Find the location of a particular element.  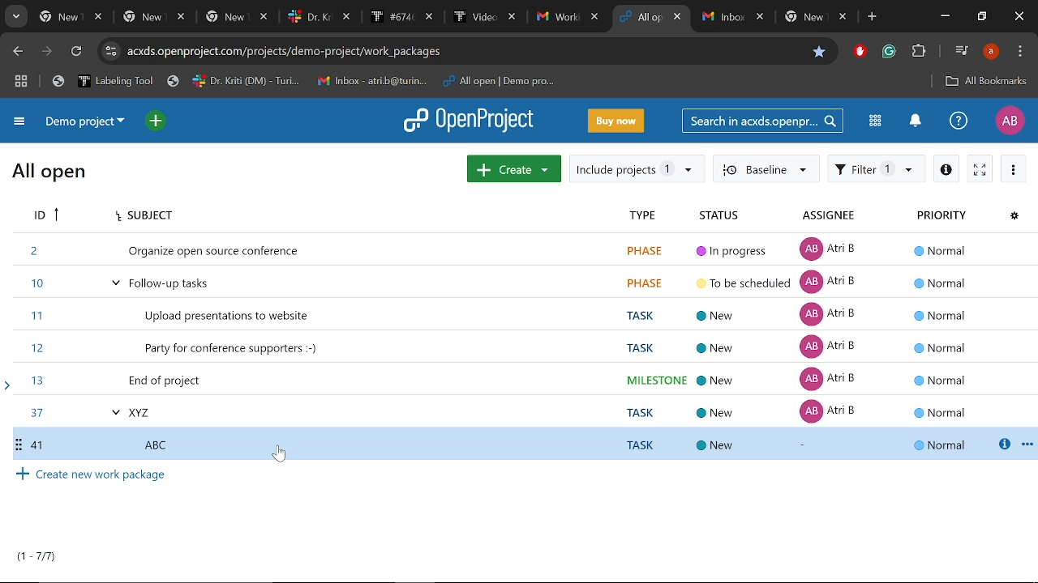

Control your music, videos and more is located at coordinates (960, 51).